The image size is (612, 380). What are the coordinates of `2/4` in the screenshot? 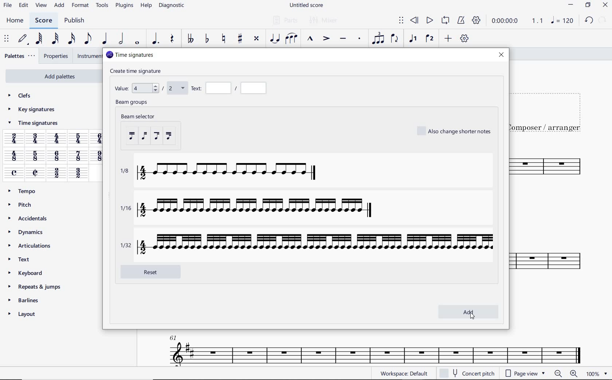 It's located at (14, 138).